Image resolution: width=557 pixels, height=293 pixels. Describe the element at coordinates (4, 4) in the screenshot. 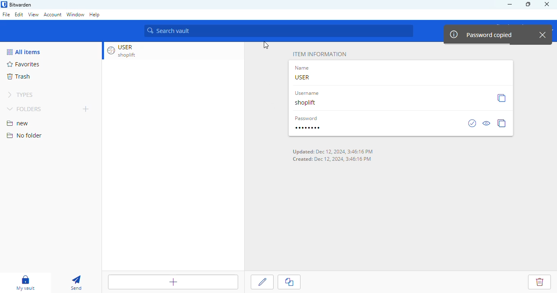

I see `logo` at that location.